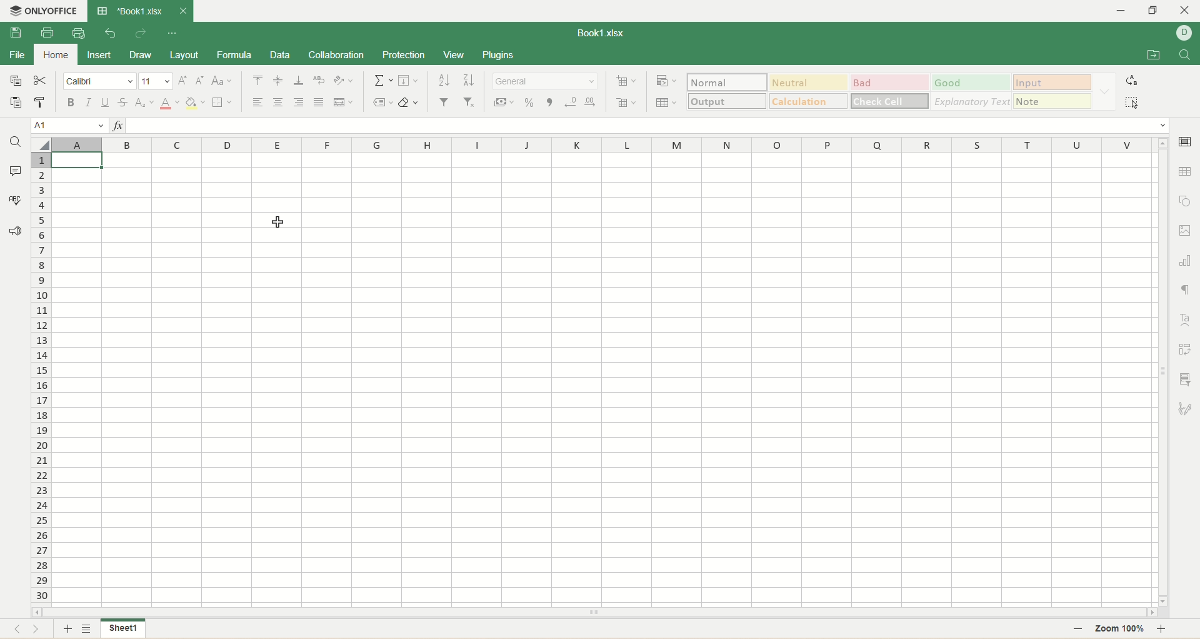 The image size is (1200, 639). What do you see at coordinates (319, 80) in the screenshot?
I see `wrap text` at bounding box center [319, 80].